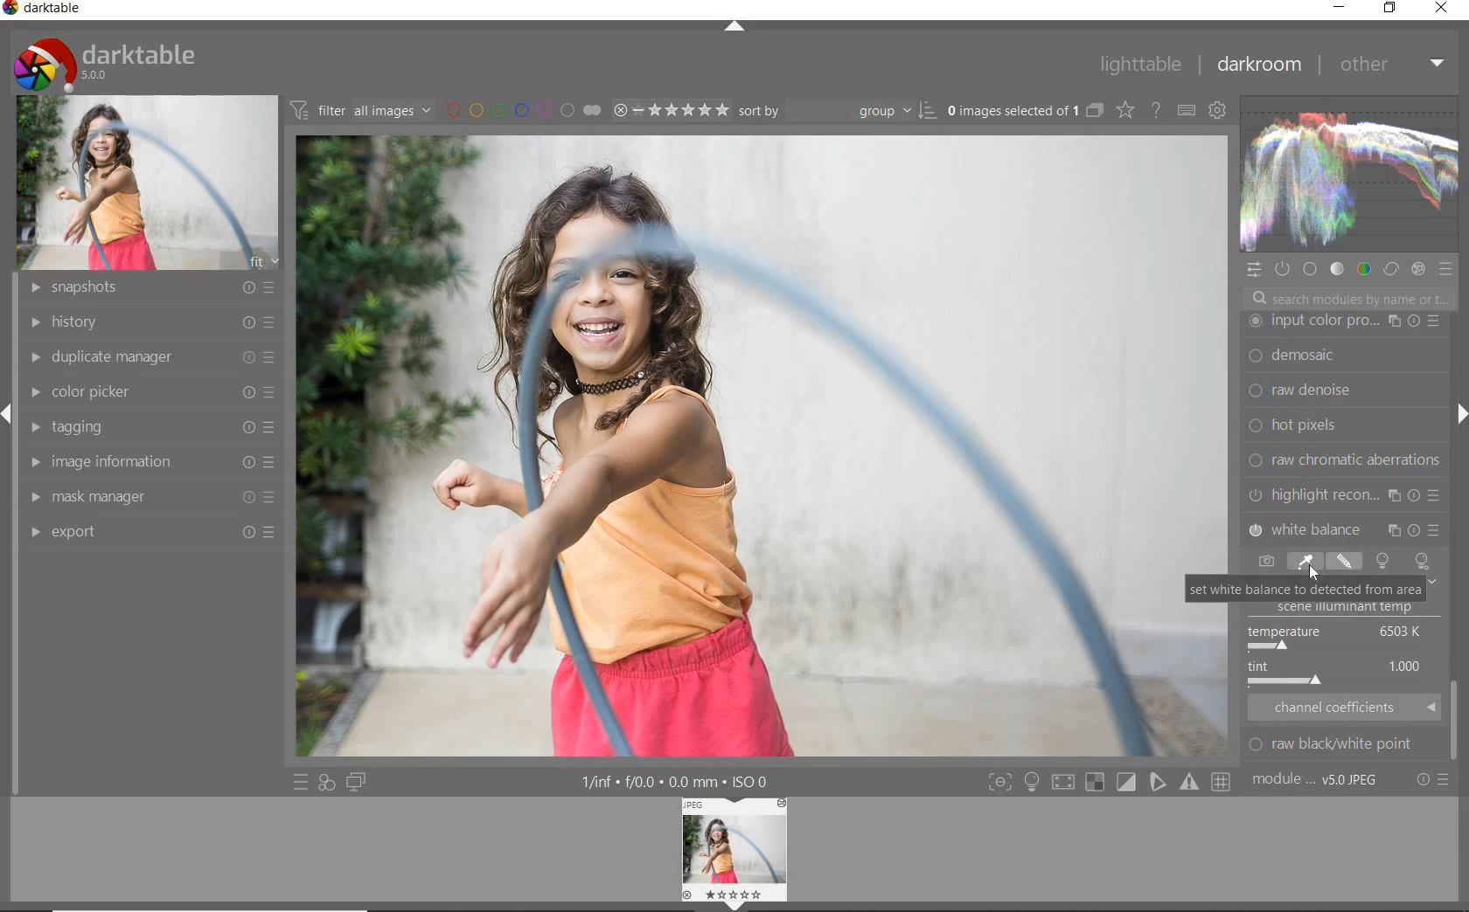  What do you see at coordinates (1255, 270) in the screenshot?
I see `quick access panel` at bounding box center [1255, 270].